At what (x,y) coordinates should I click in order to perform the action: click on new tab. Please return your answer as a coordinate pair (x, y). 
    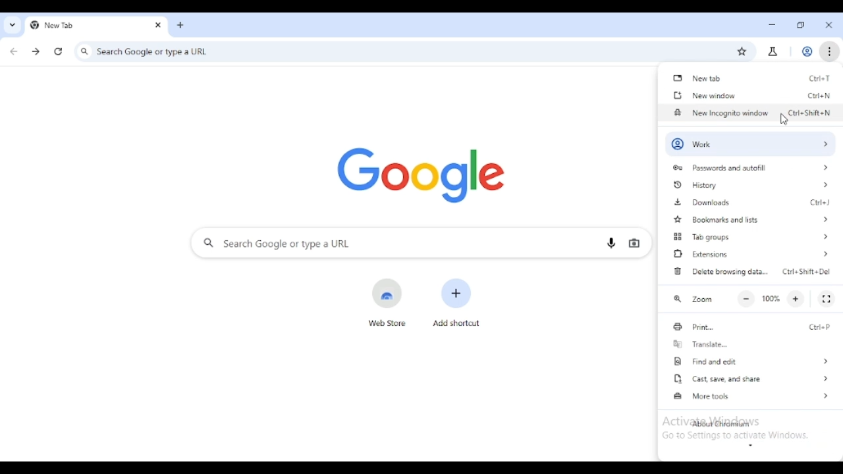
    Looking at the image, I should click on (698, 79).